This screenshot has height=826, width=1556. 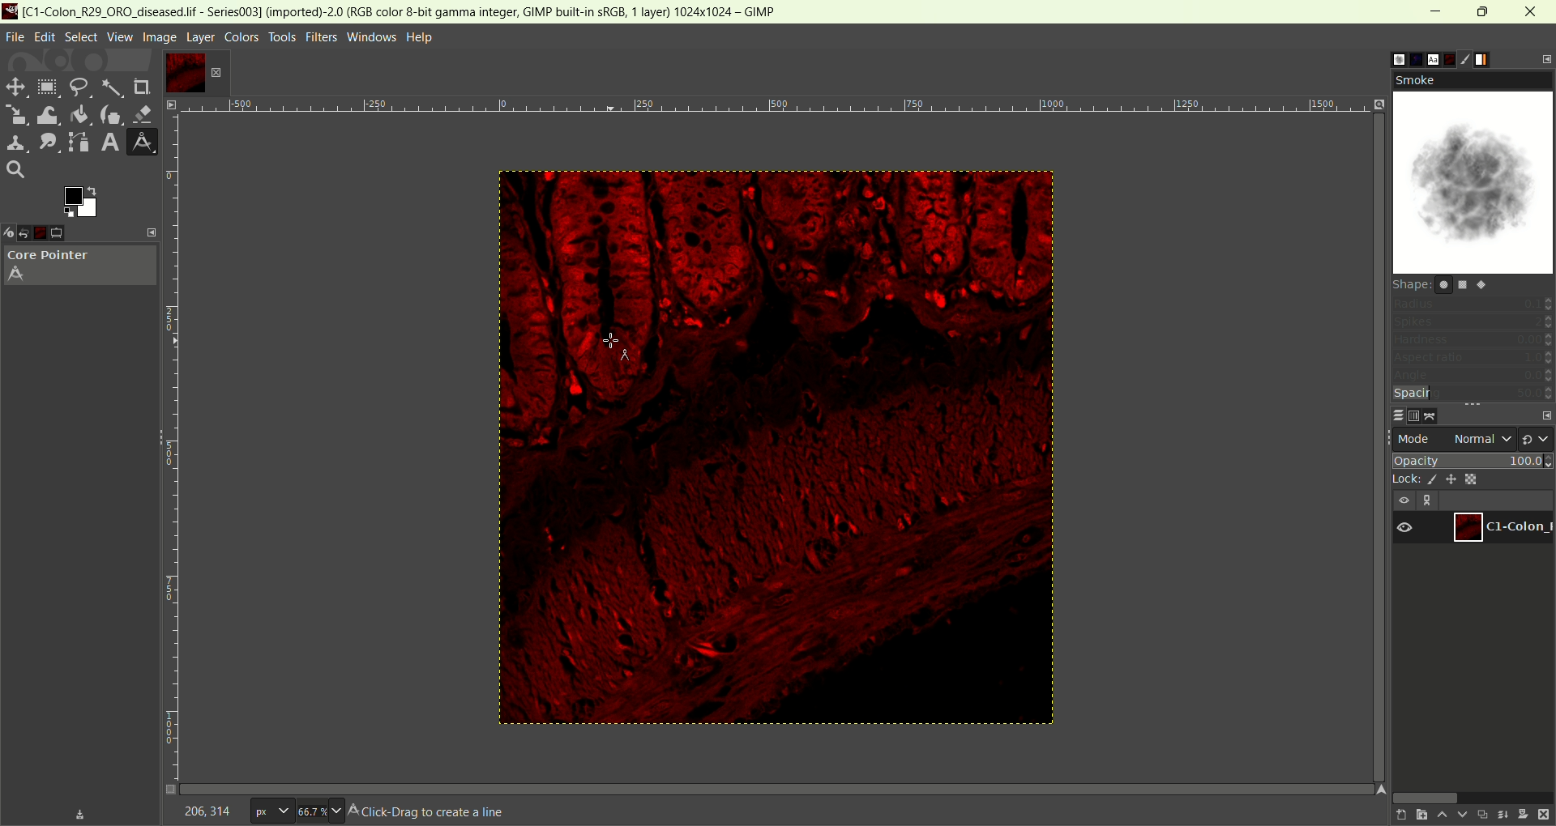 I want to click on horizontal scroll bar, so click(x=1471, y=796).